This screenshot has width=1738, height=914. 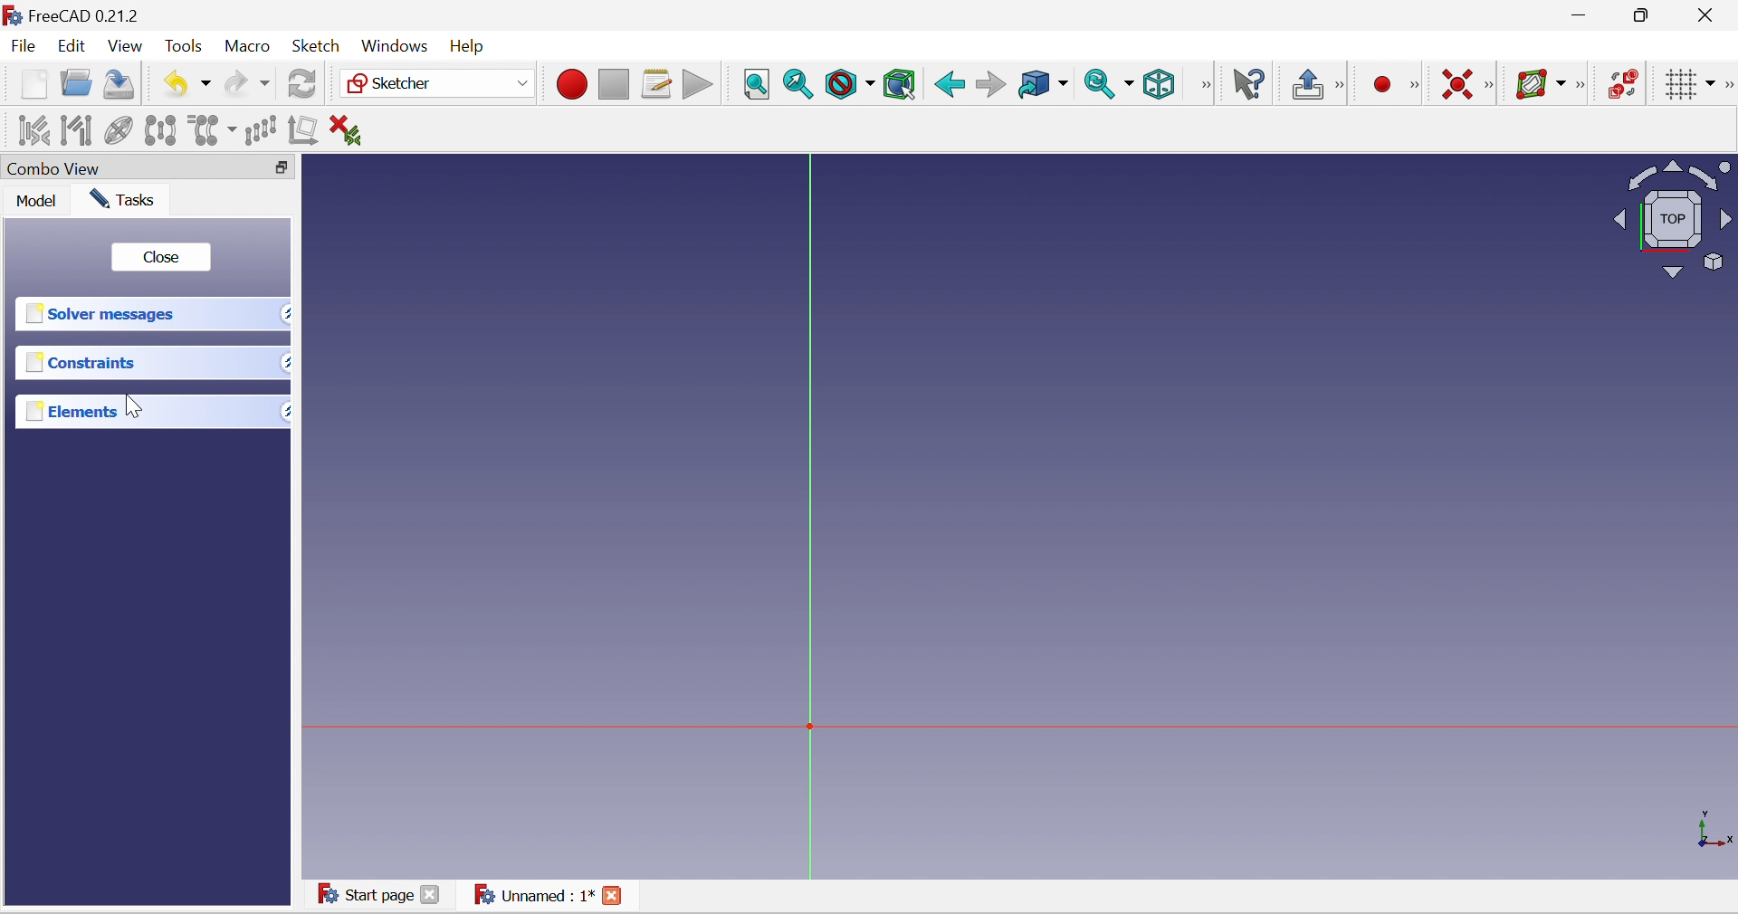 What do you see at coordinates (286, 358) in the screenshot?
I see `Drop down` at bounding box center [286, 358].